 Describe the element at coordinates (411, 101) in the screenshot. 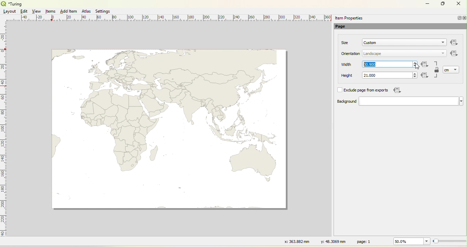

I see `dropdown` at that location.